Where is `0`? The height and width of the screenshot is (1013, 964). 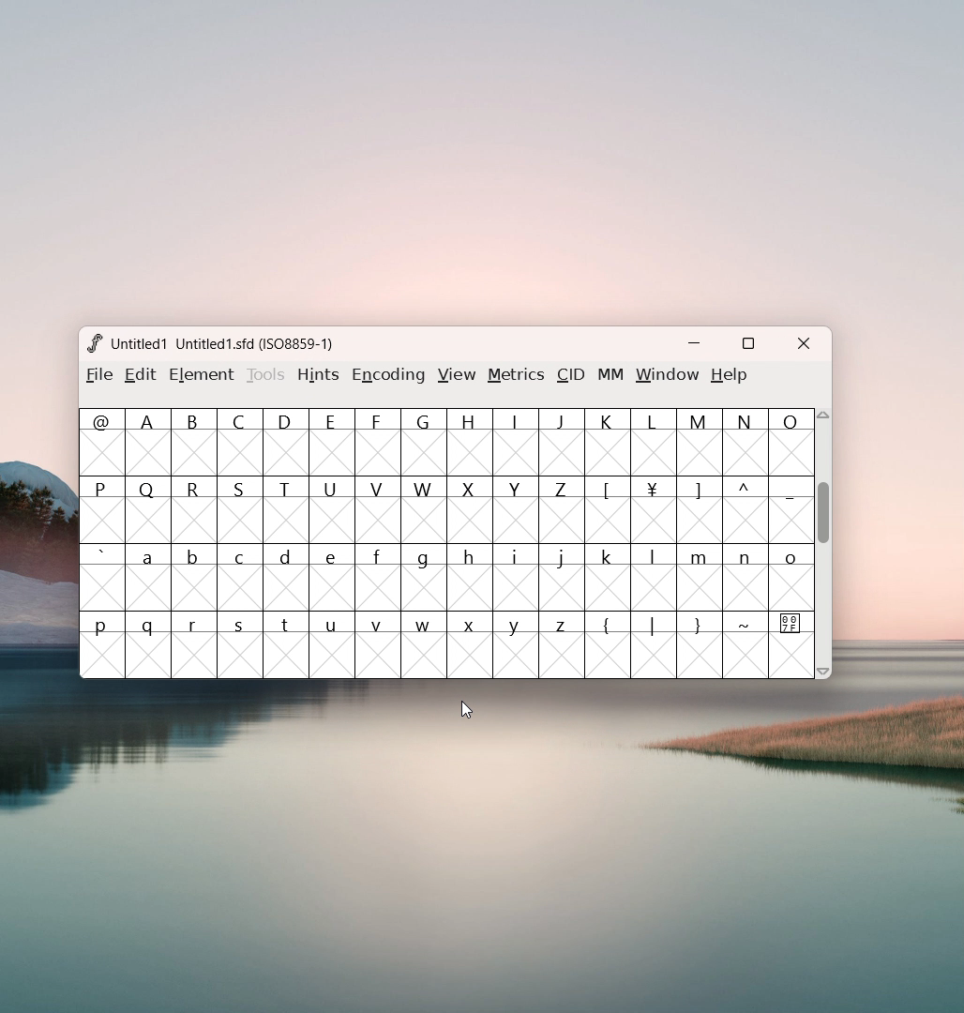 0 is located at coordinates (792, 578).